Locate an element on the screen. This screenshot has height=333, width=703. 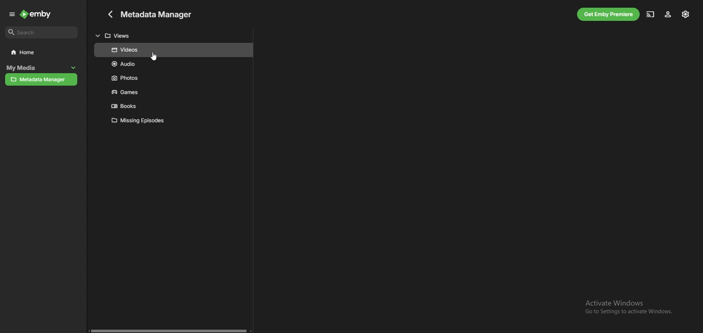
profile is located at coordinates (668, 15).